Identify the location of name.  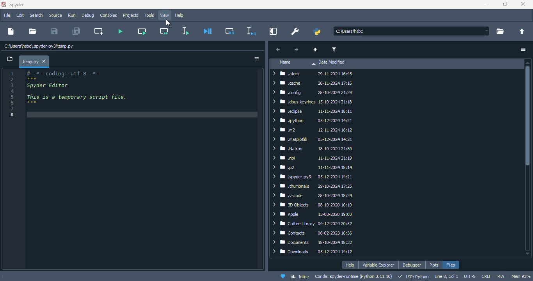
(295, 64).